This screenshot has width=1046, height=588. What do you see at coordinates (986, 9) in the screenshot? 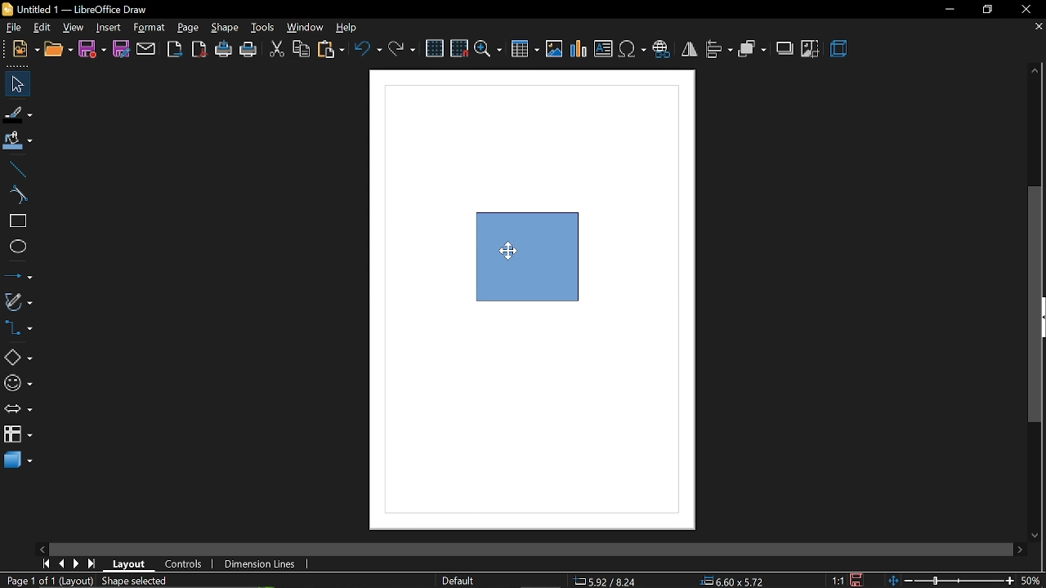
I see `restore down` at bounding box center [986, 9].